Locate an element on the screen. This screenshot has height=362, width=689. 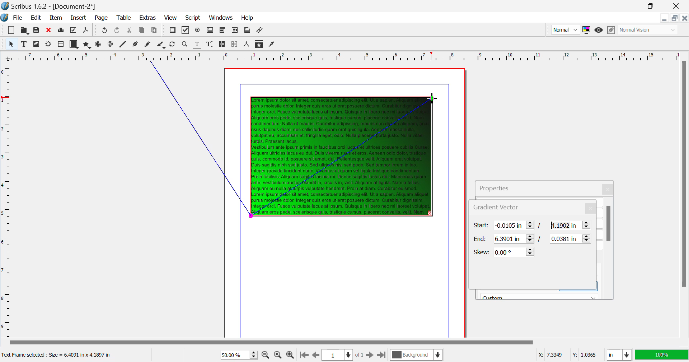
Zoom to 100% is located at coordinates (278, 355).